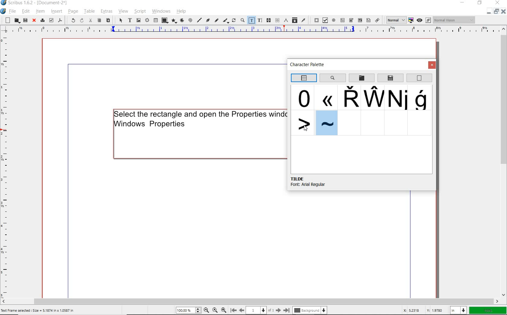 This screenshot has width=507, height=315. Describe the element at coordinates (199, 20) in the screenshot. I see `line` at that location.